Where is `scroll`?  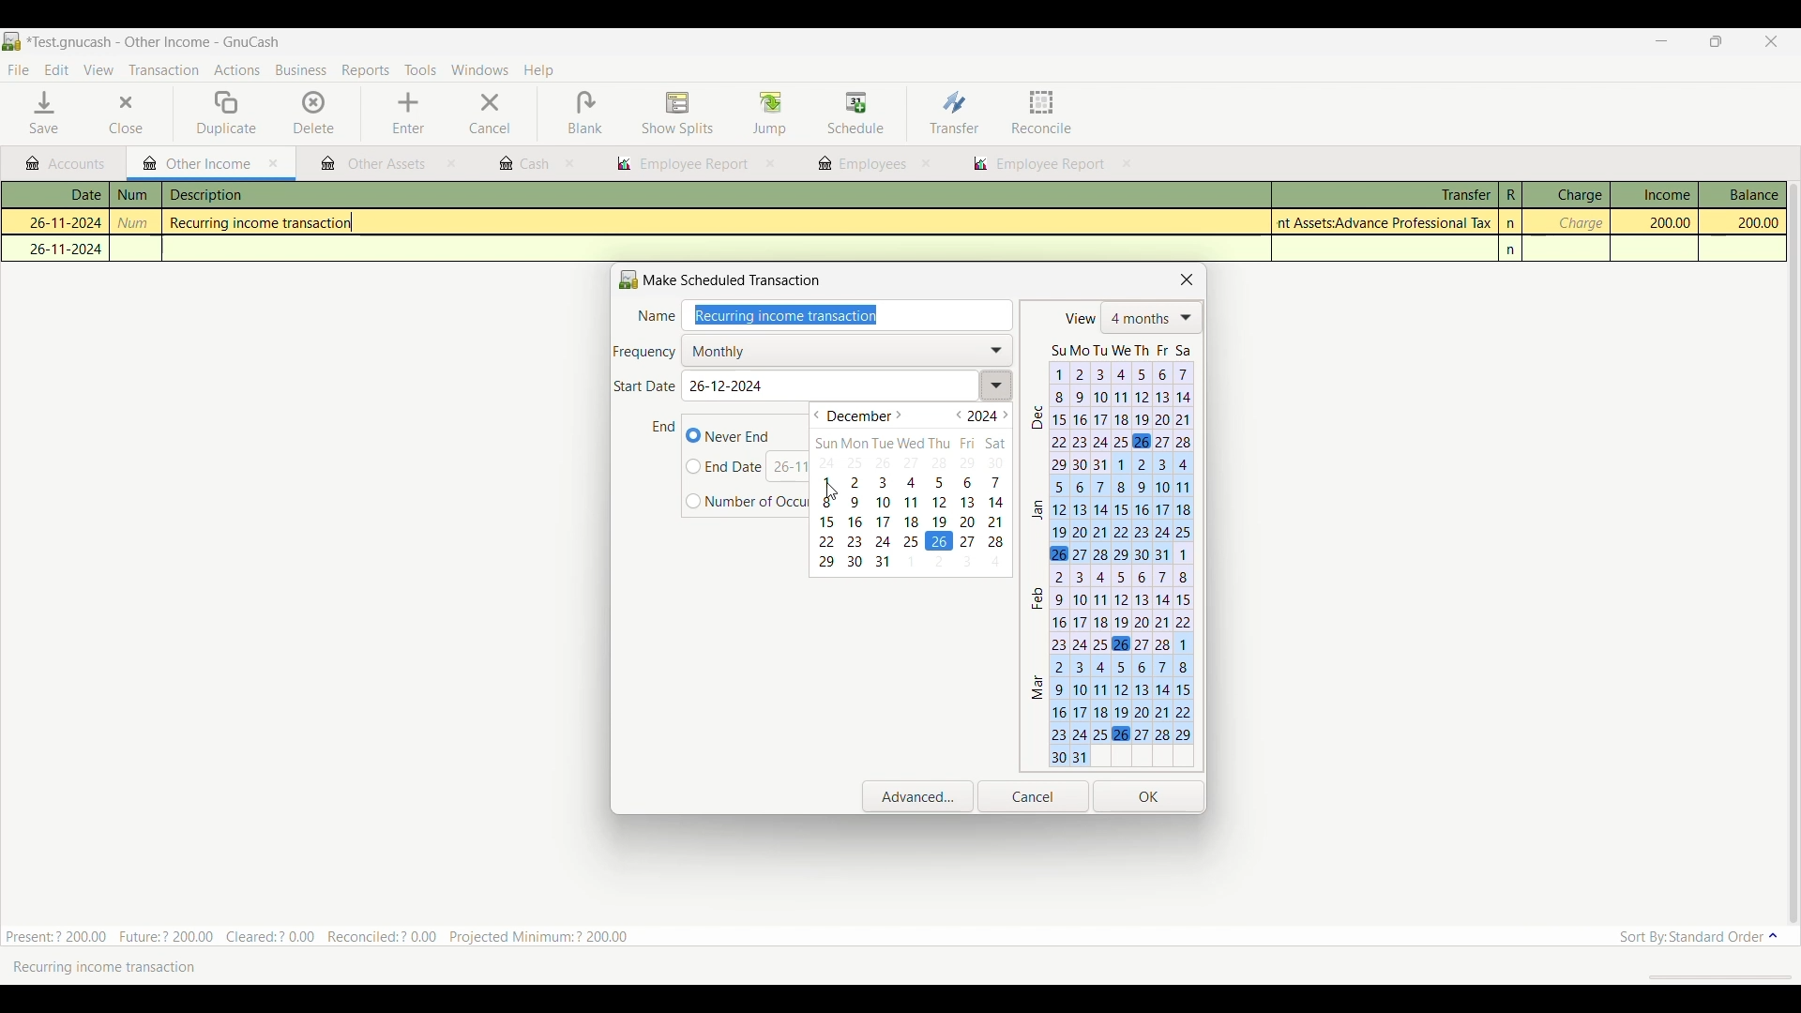
scroll is located at coordinates (1710, 976).